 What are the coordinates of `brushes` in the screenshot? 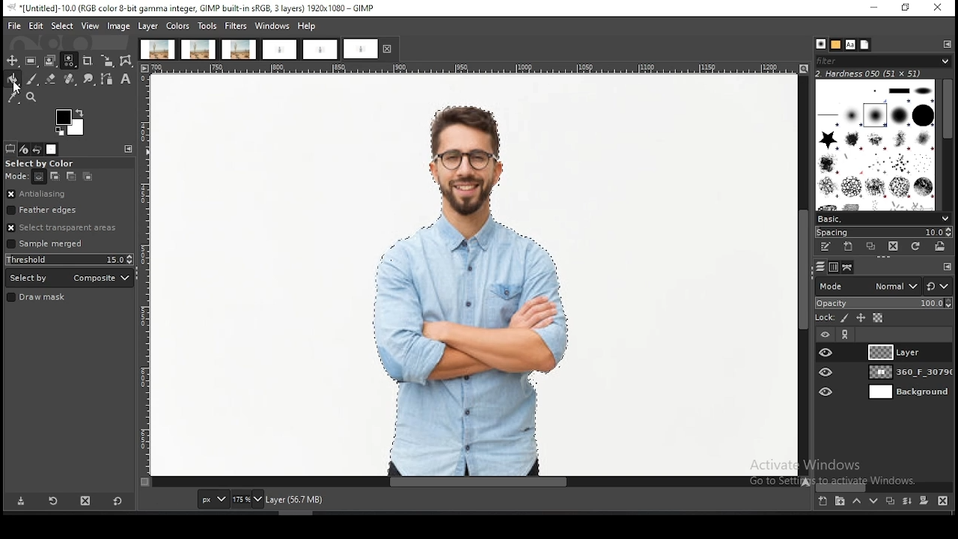 It's located at (876, 144).